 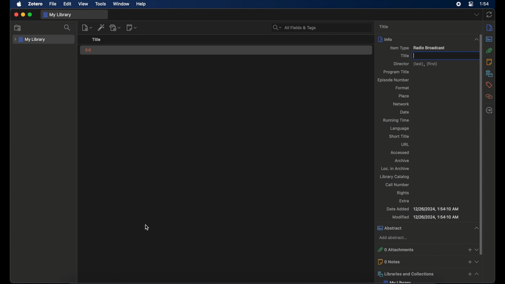 I want to click on title, so click(x=96, y=39).